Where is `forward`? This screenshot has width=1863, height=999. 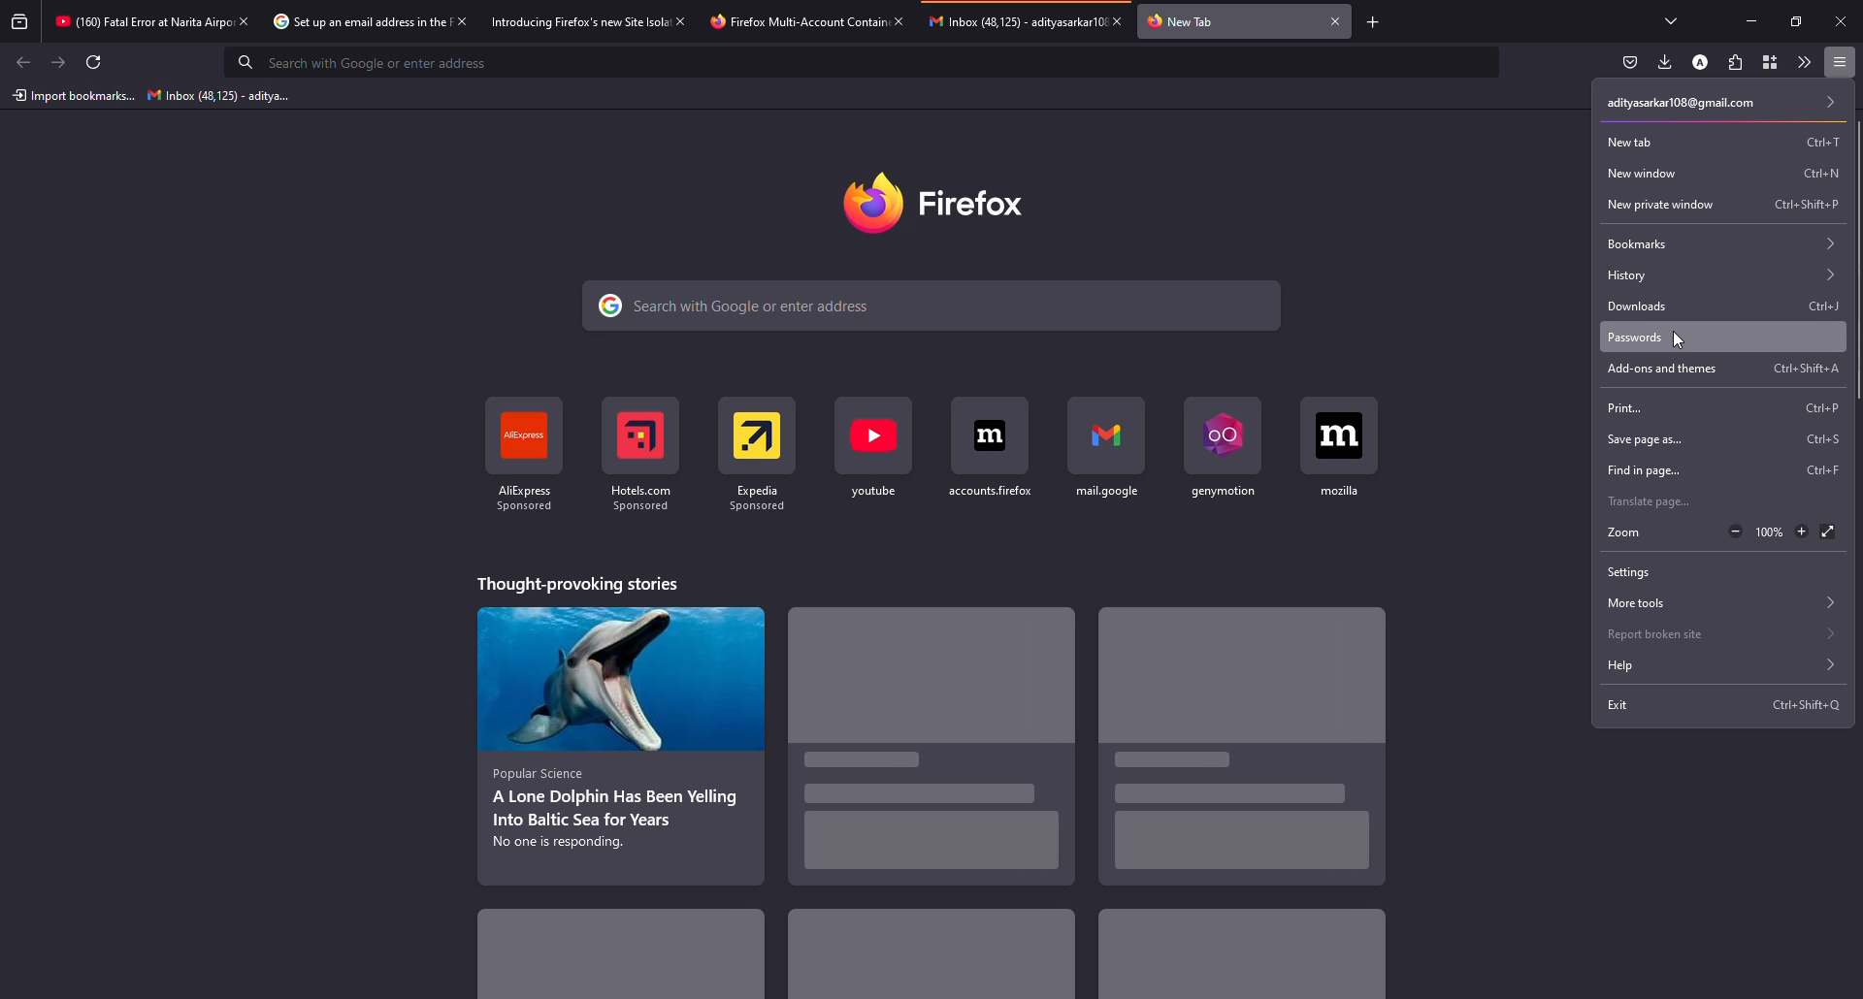 forward is located at coordinates (59, 63).